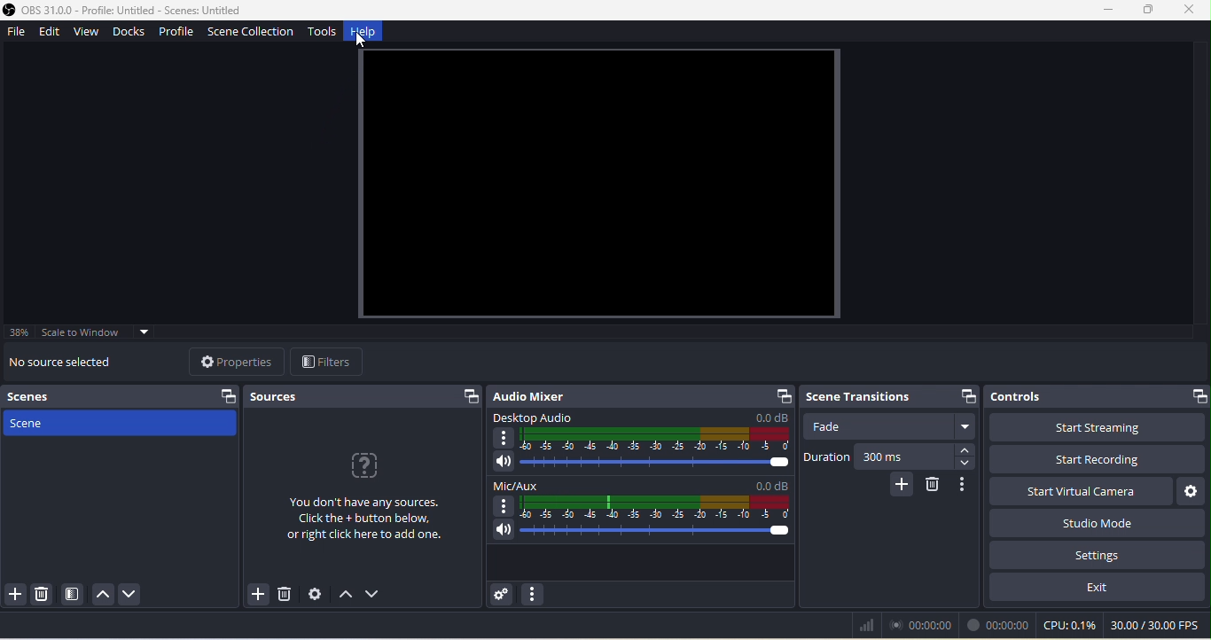 The width and height of the screenshot is (1211, 640). What do you see at coordinates (935, 487) in the screenshot?
I see `remove` at bounding box center [935, 487].